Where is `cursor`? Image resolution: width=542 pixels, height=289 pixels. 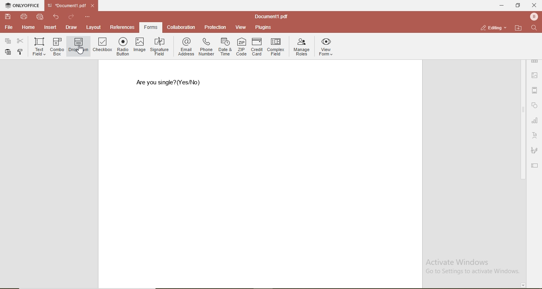
cursor is located at coordinates (80, 51).